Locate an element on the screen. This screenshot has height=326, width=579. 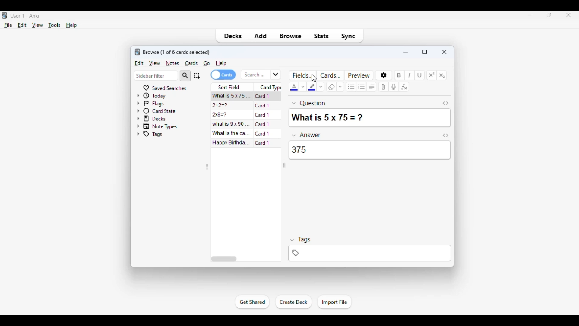
what is 9x90=? is located at coordinates (231, 124).